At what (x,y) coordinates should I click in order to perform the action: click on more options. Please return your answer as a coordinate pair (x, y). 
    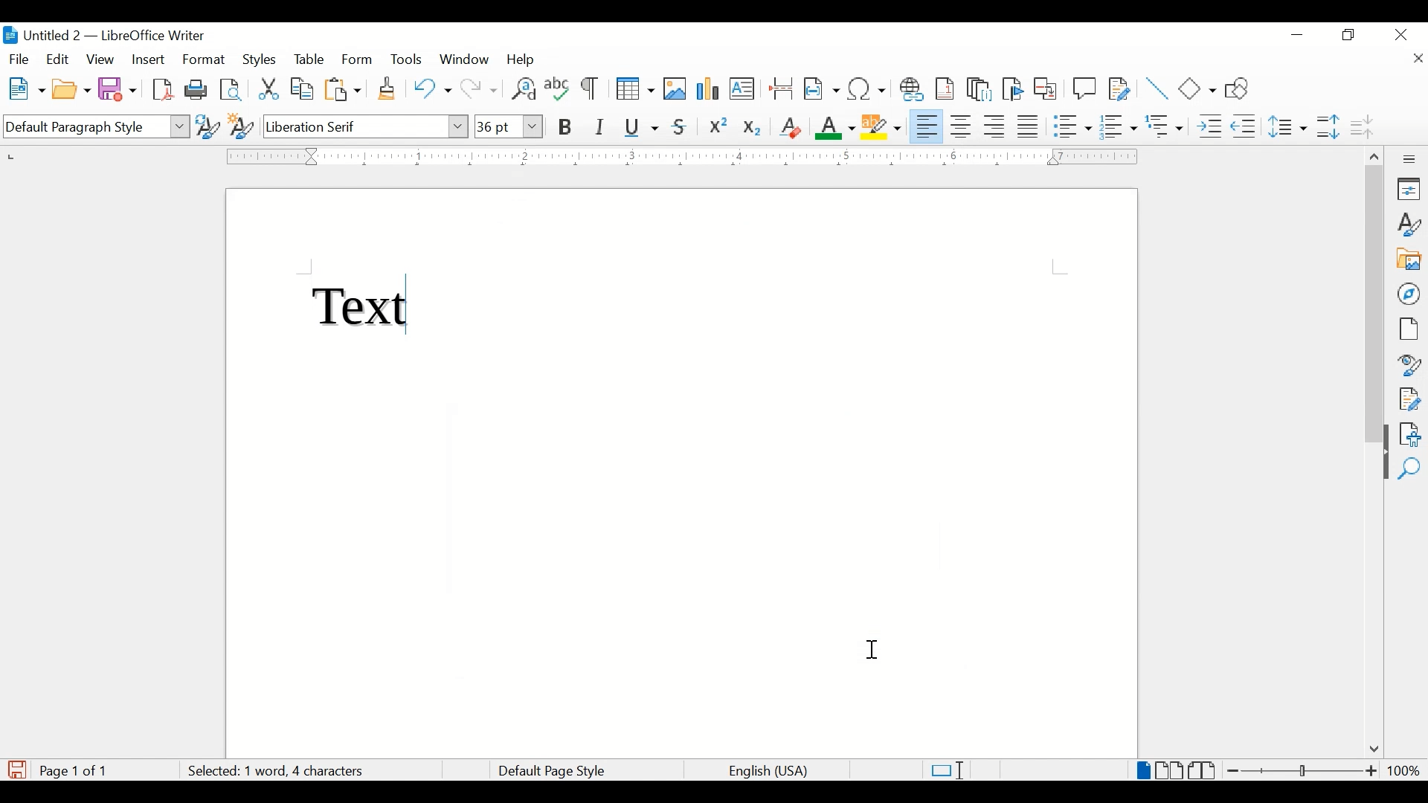
    Looking at the image, I should click on (1411, 159).